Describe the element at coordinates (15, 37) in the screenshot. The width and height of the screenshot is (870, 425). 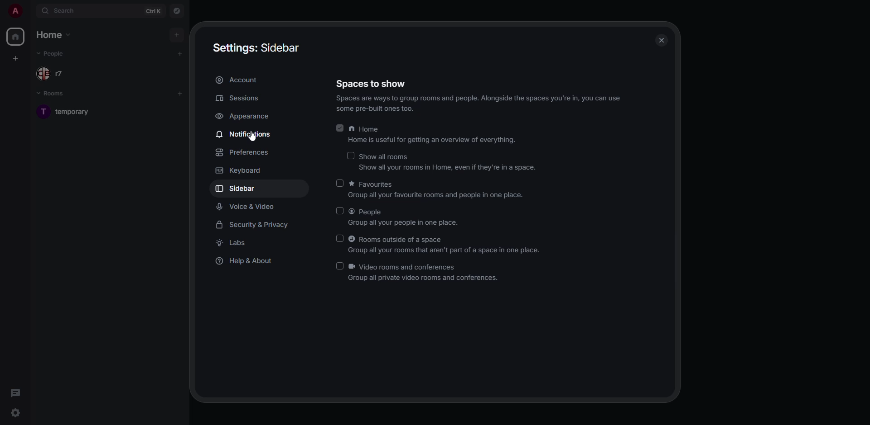
I see `home` at that location.